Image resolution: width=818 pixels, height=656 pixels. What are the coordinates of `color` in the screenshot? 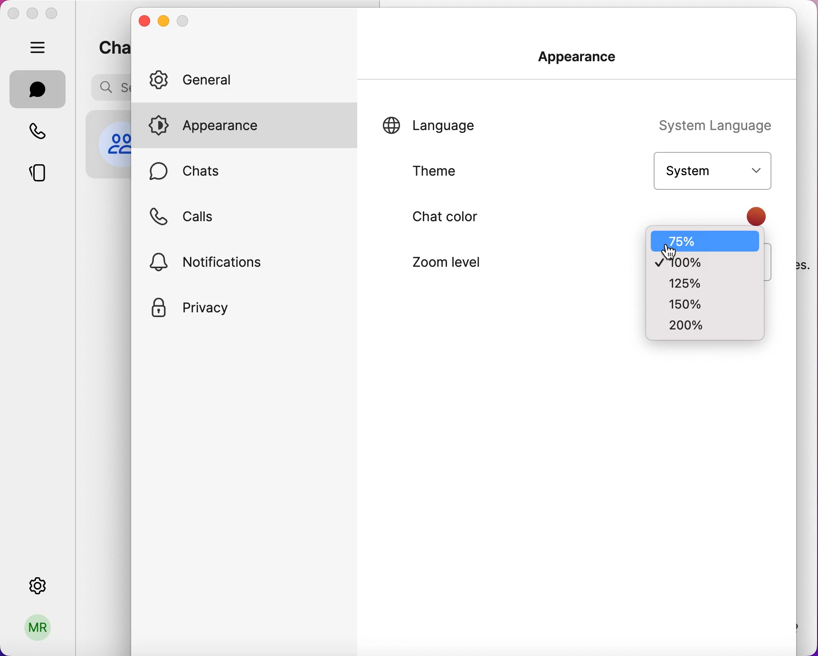 It's located at (757, 214).